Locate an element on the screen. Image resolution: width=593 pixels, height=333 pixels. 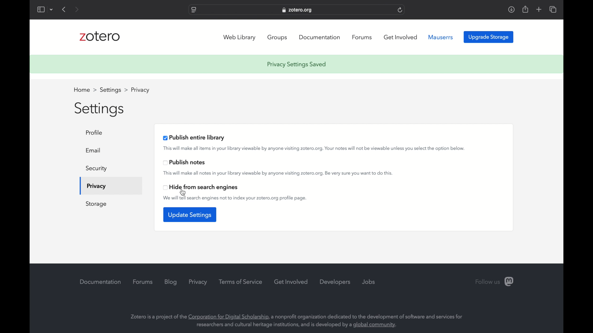
get involved is located at coordinates (291, 281).